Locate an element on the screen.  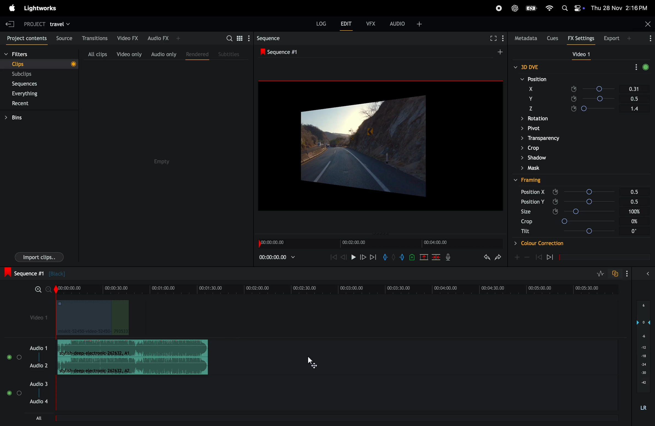
audio track is located at coordinates (136, 357).